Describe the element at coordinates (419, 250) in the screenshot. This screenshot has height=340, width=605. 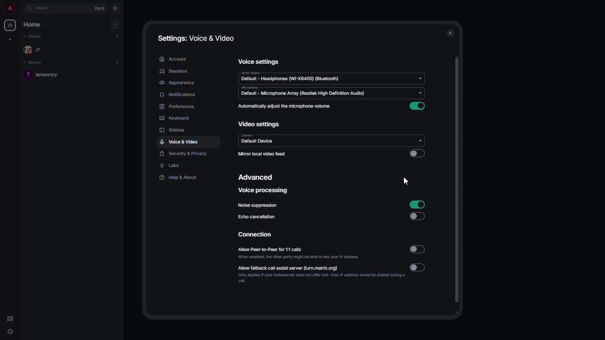
I see `disabled` at that location.